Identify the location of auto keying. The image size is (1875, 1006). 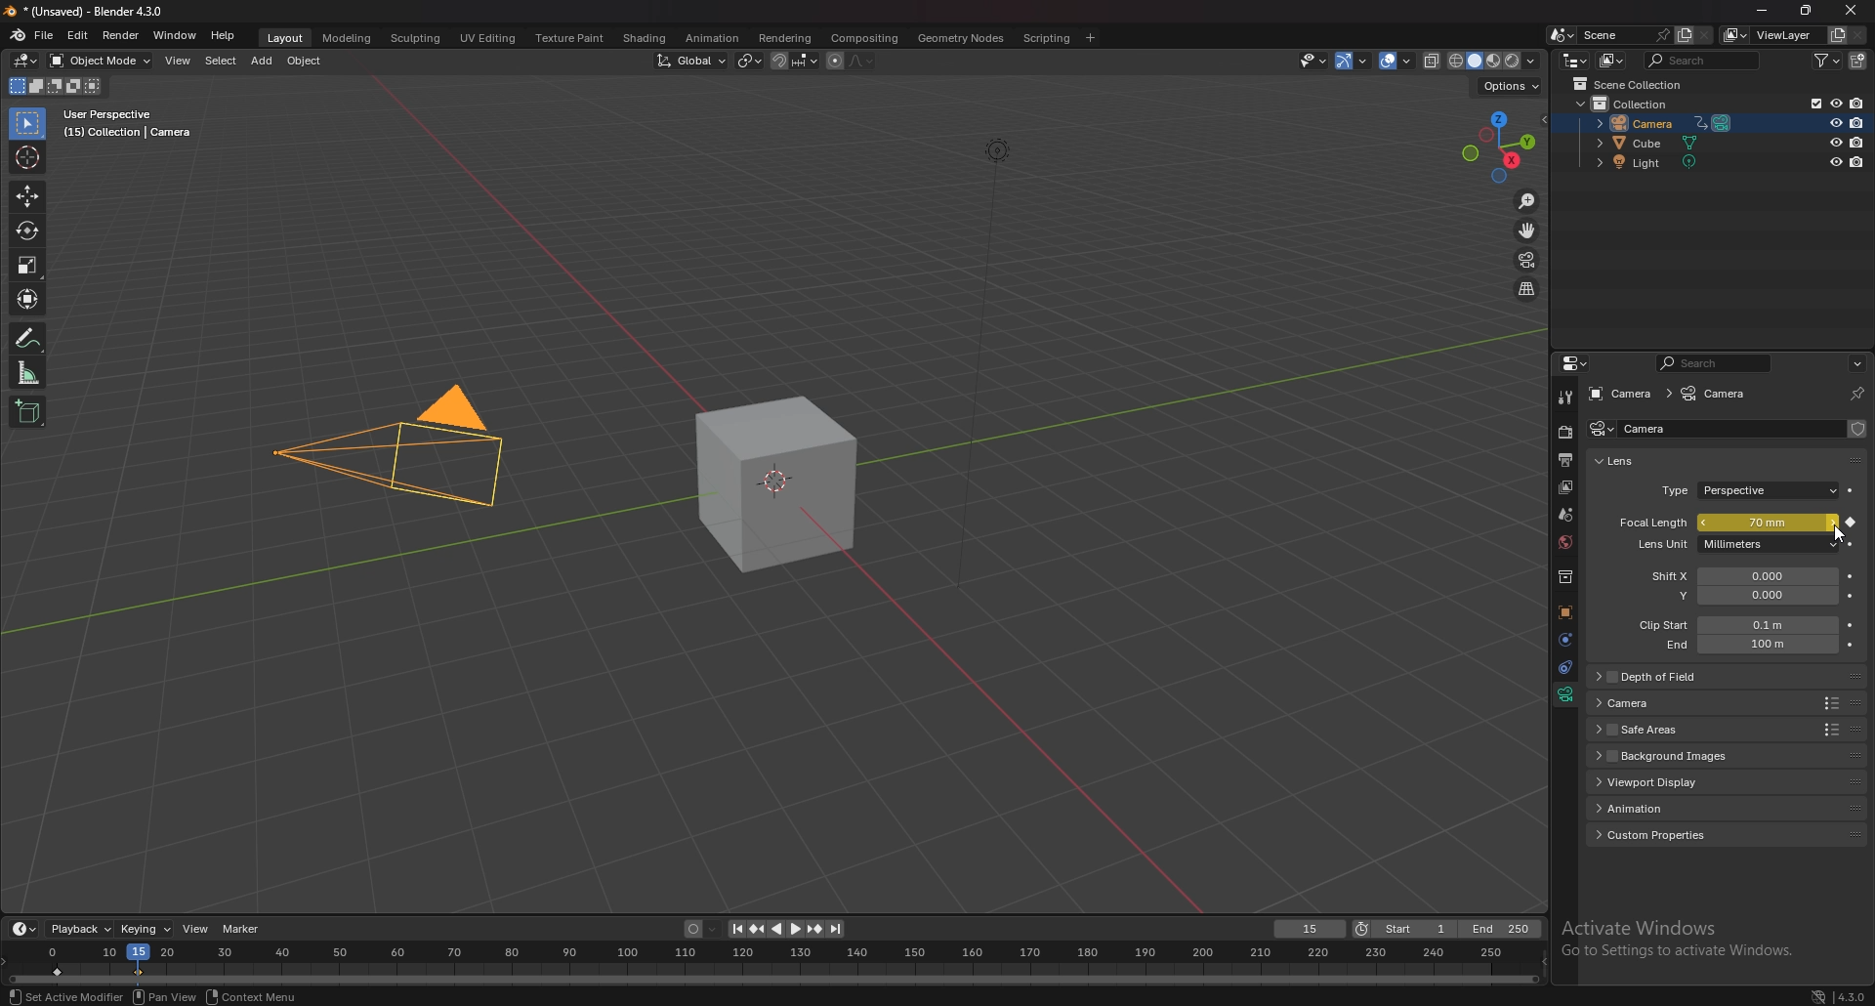
(700, 929).